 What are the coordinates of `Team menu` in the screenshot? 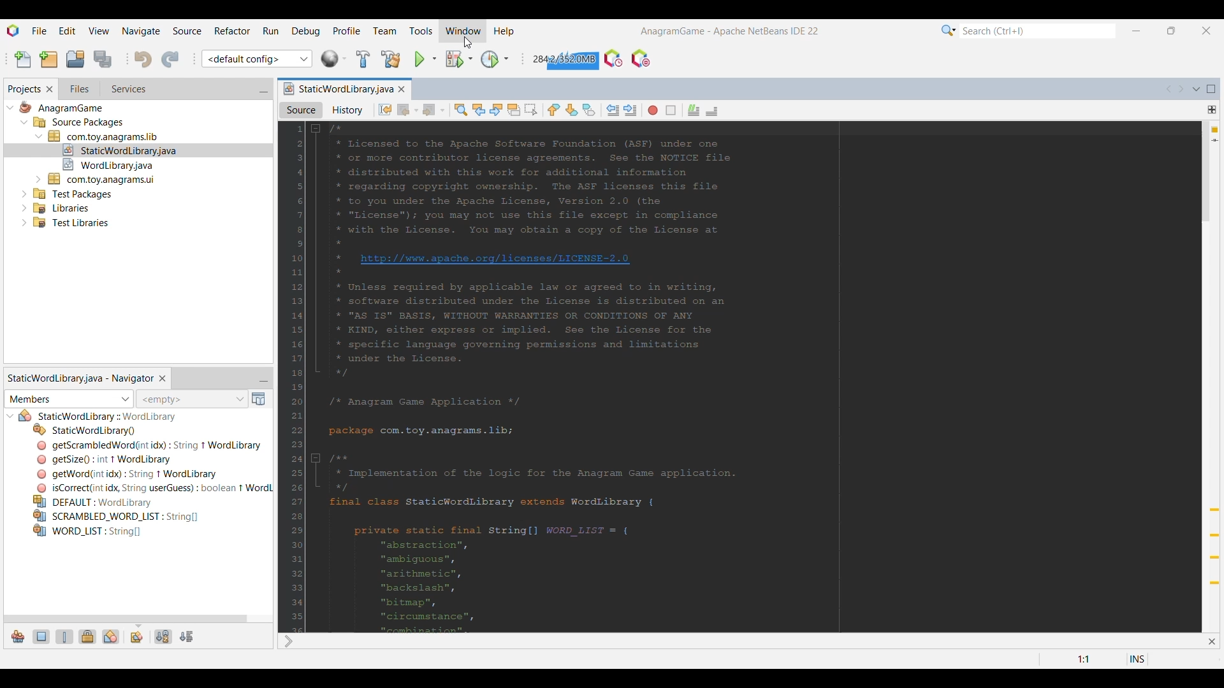 It's located at (384, 31).